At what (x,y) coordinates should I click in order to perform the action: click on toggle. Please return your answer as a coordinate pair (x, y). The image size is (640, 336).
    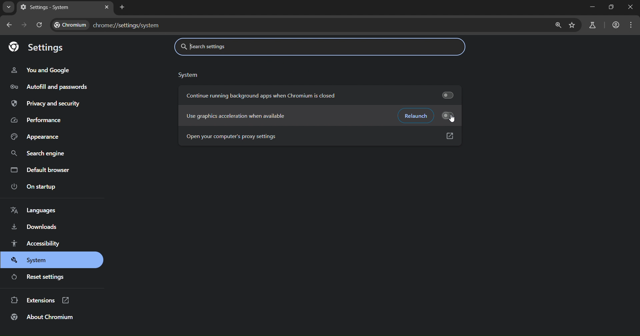
    Looking at the image, I should click on (453, 116).